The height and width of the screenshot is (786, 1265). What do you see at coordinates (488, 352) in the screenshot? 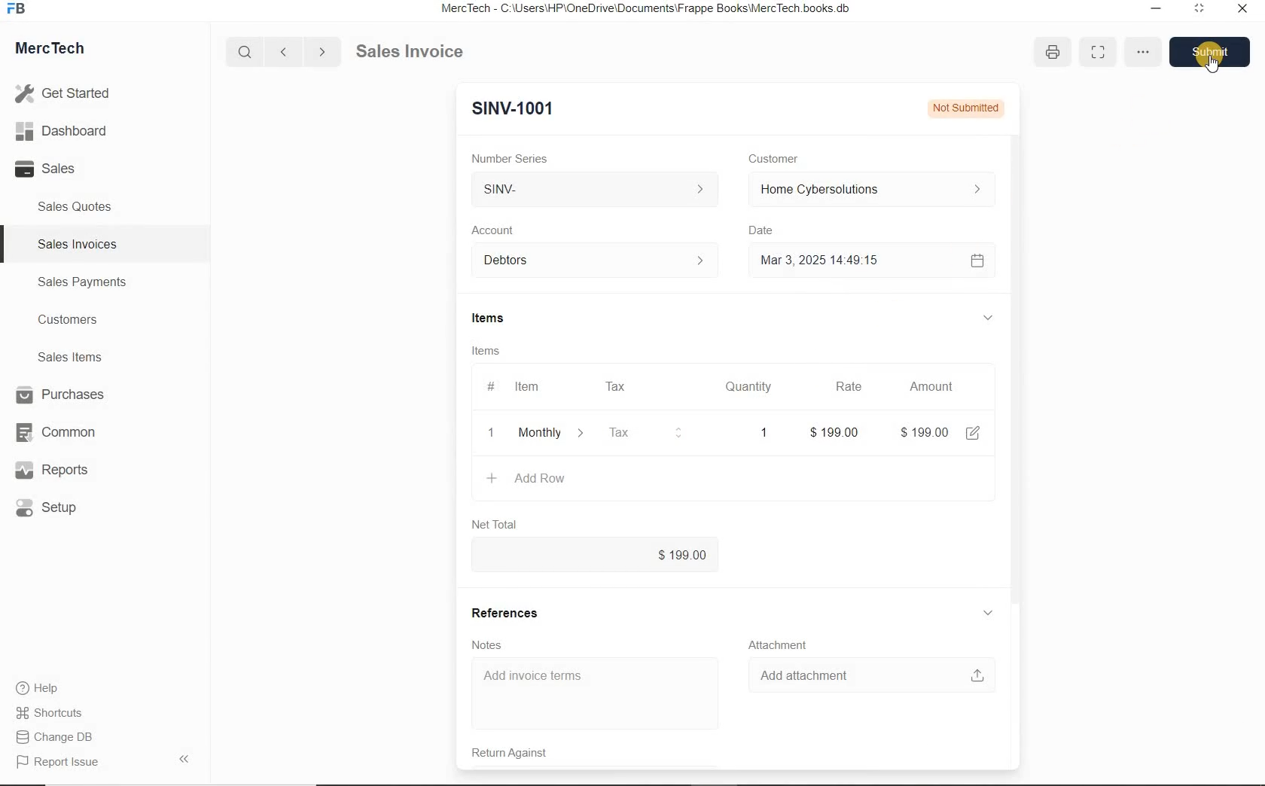
I see `Items` at bounding box center [488, 352].